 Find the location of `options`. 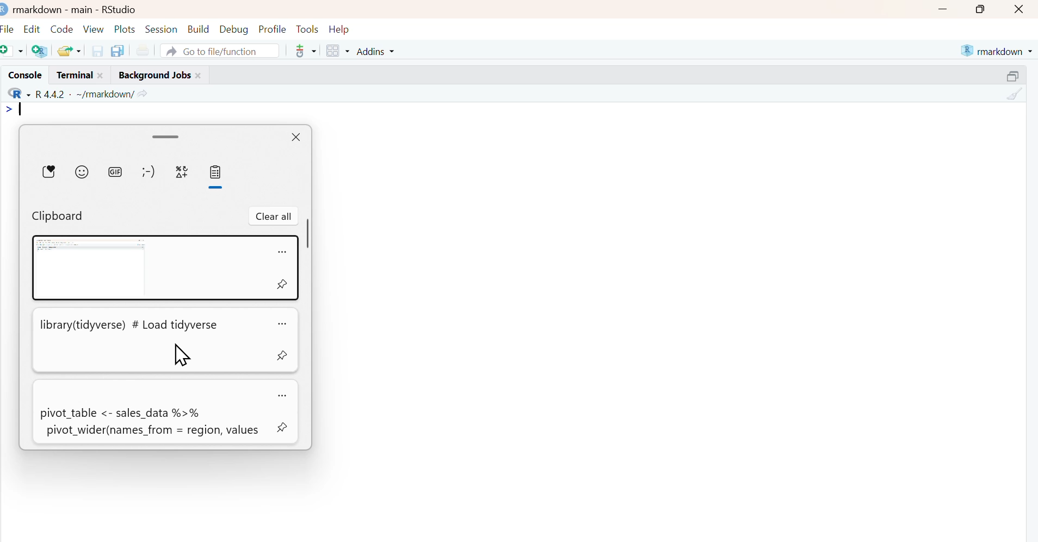

options is located at coordinates (282, 323).